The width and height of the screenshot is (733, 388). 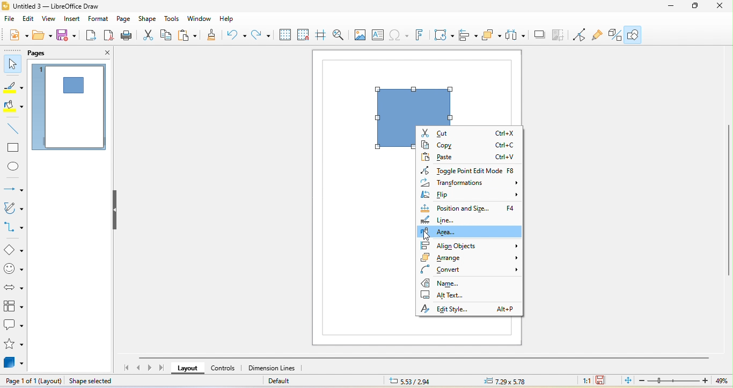 What do you see at coordinates (515, 36) in the screenshot?
I see `select at least three object to distribute` at bounding box center [515, 36].